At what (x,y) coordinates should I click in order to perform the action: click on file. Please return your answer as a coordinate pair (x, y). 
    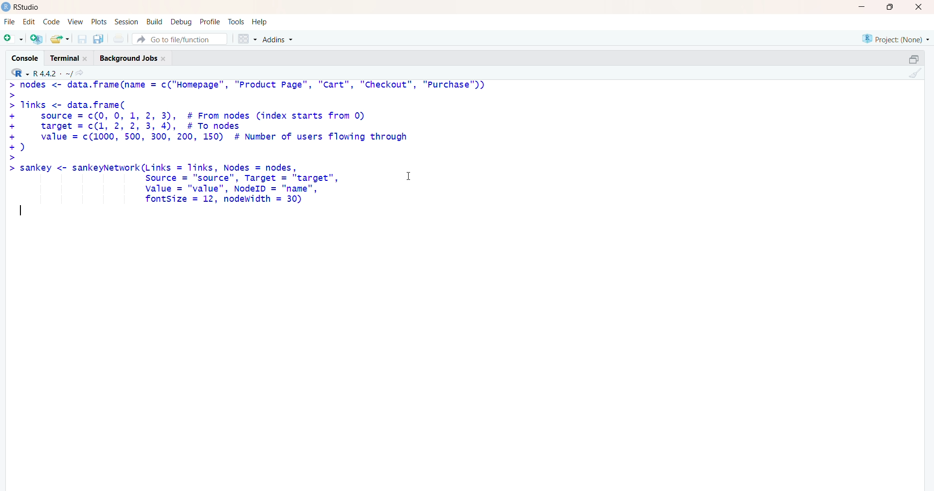
    Looking at the image, I should click on (120, 38).